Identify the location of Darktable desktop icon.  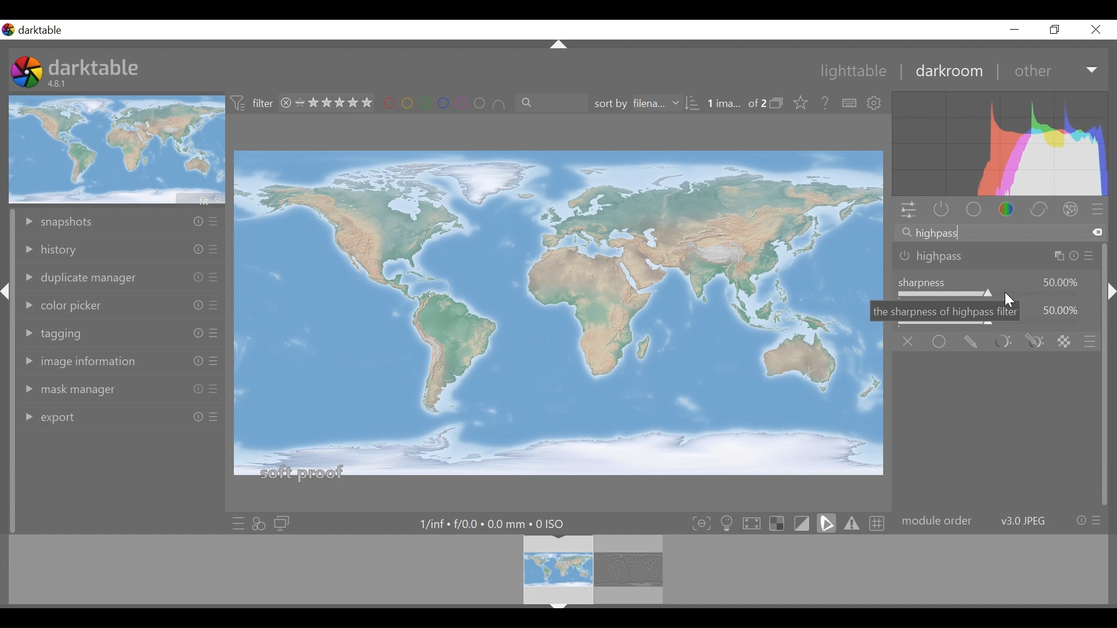
(34, 30).